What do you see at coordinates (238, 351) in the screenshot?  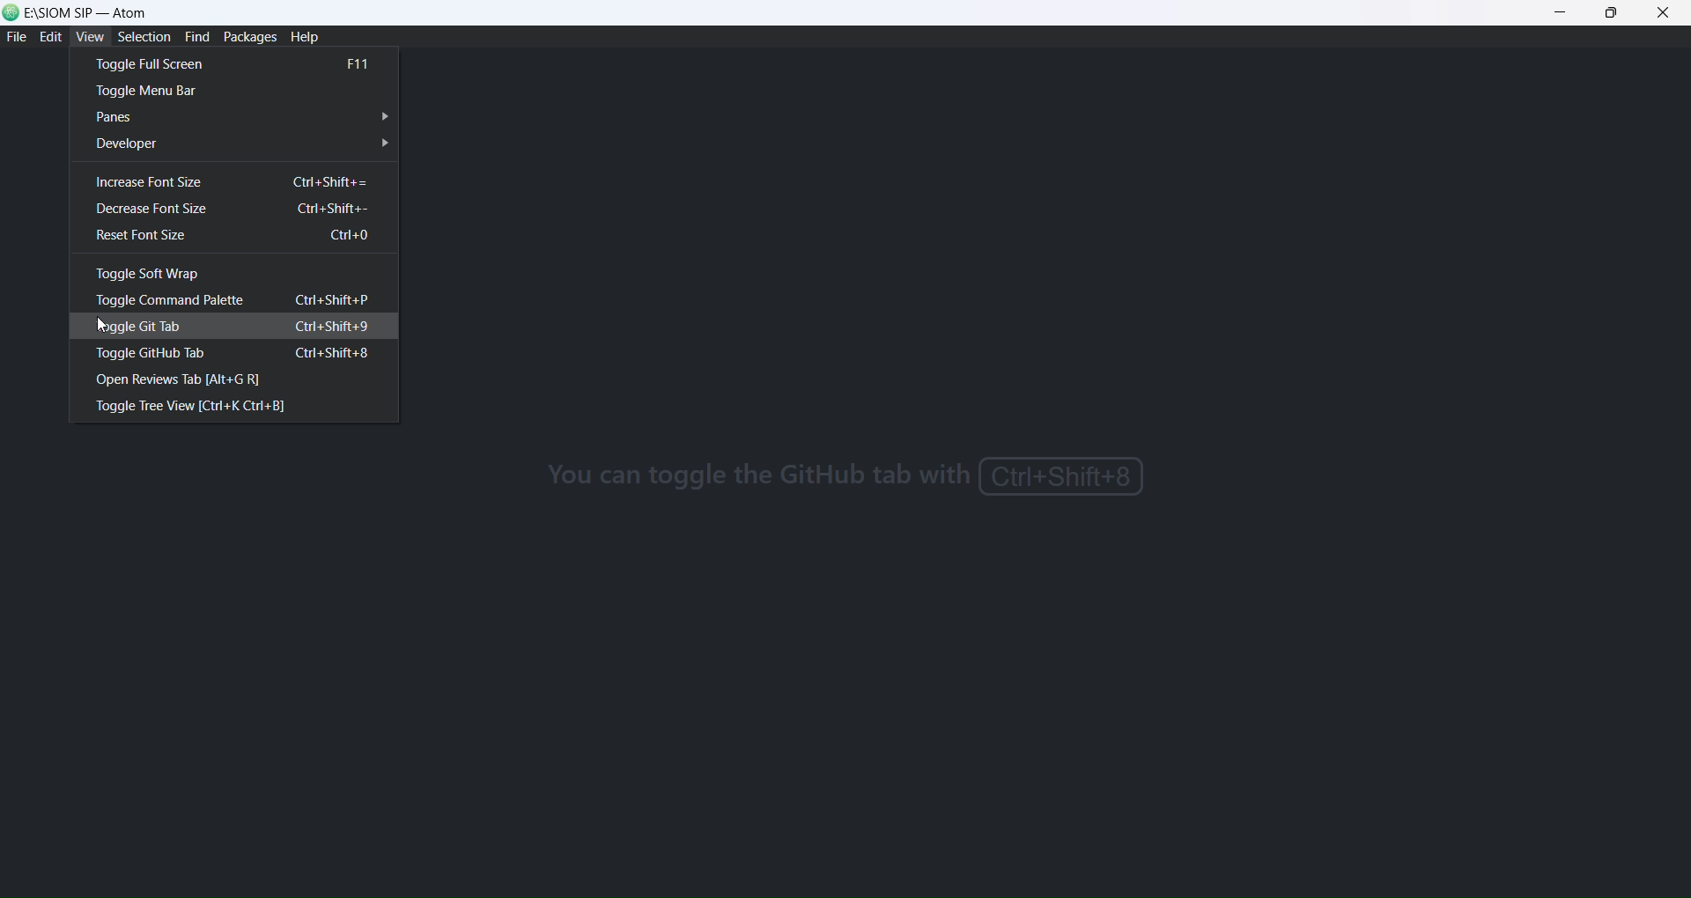 I see `toggle github tab` at bounding box center [238, 351].